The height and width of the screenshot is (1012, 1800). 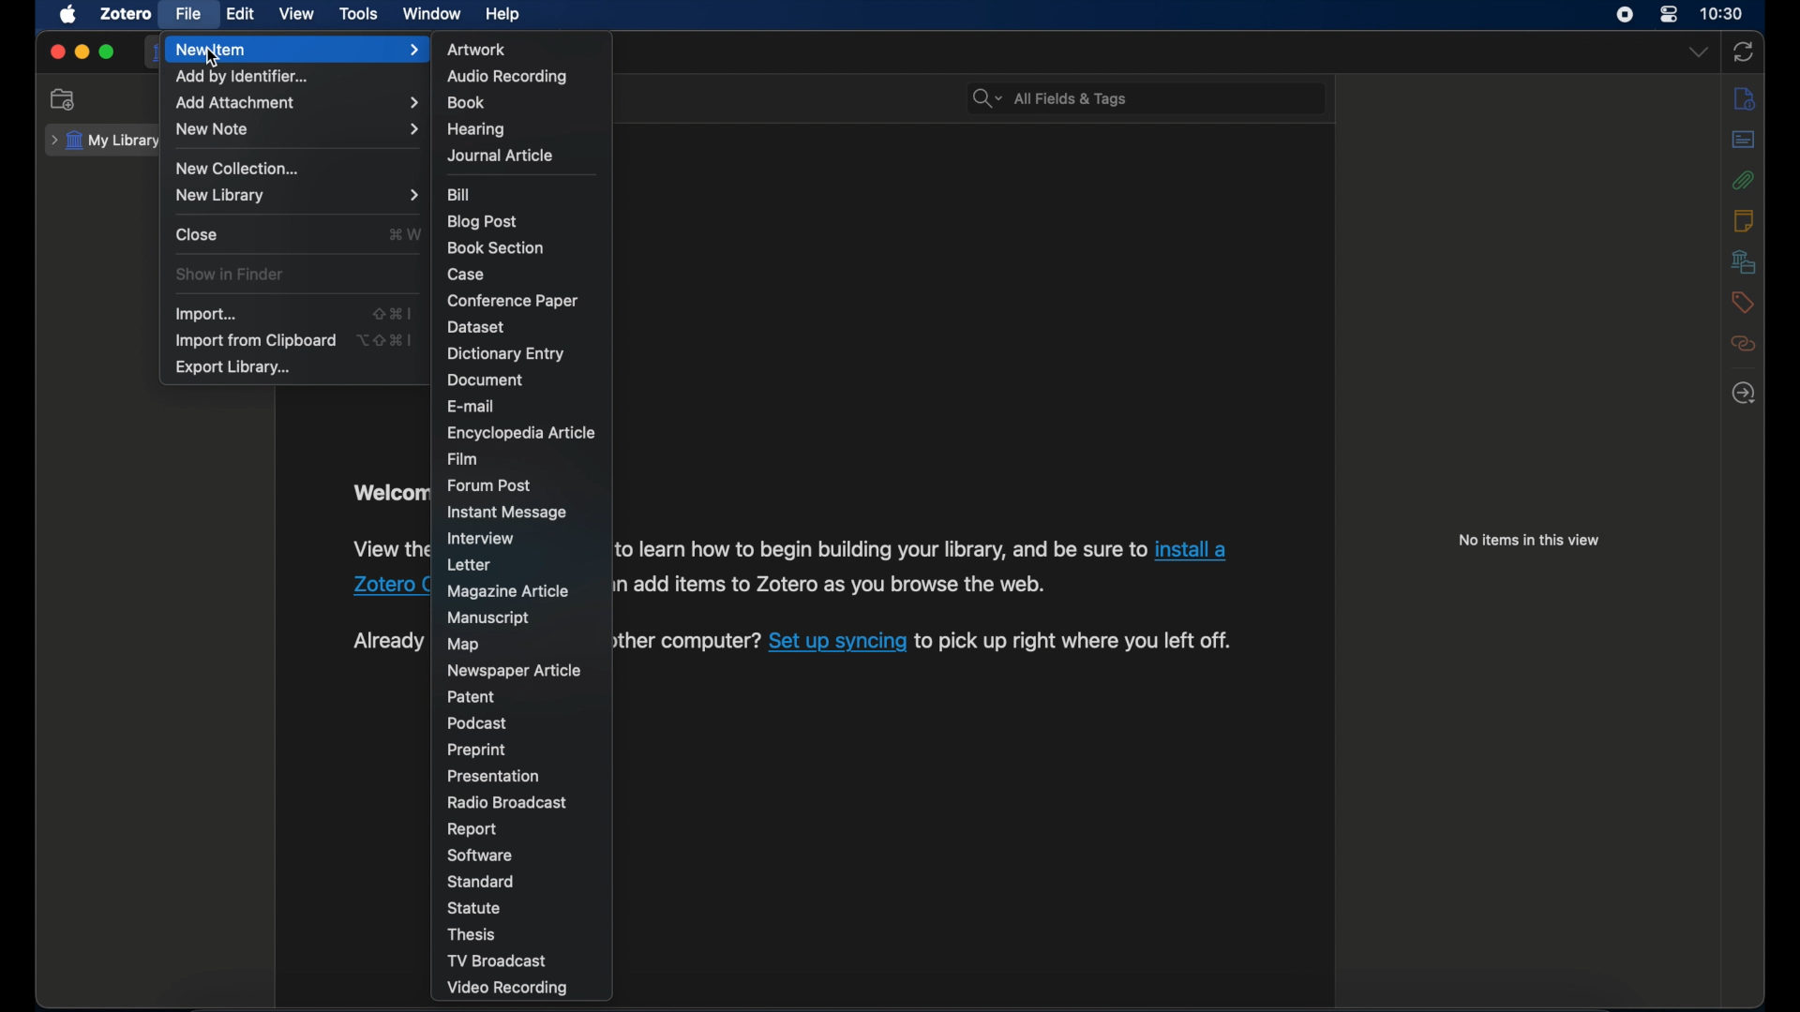 I want to click on , so click(x=828, y=584).